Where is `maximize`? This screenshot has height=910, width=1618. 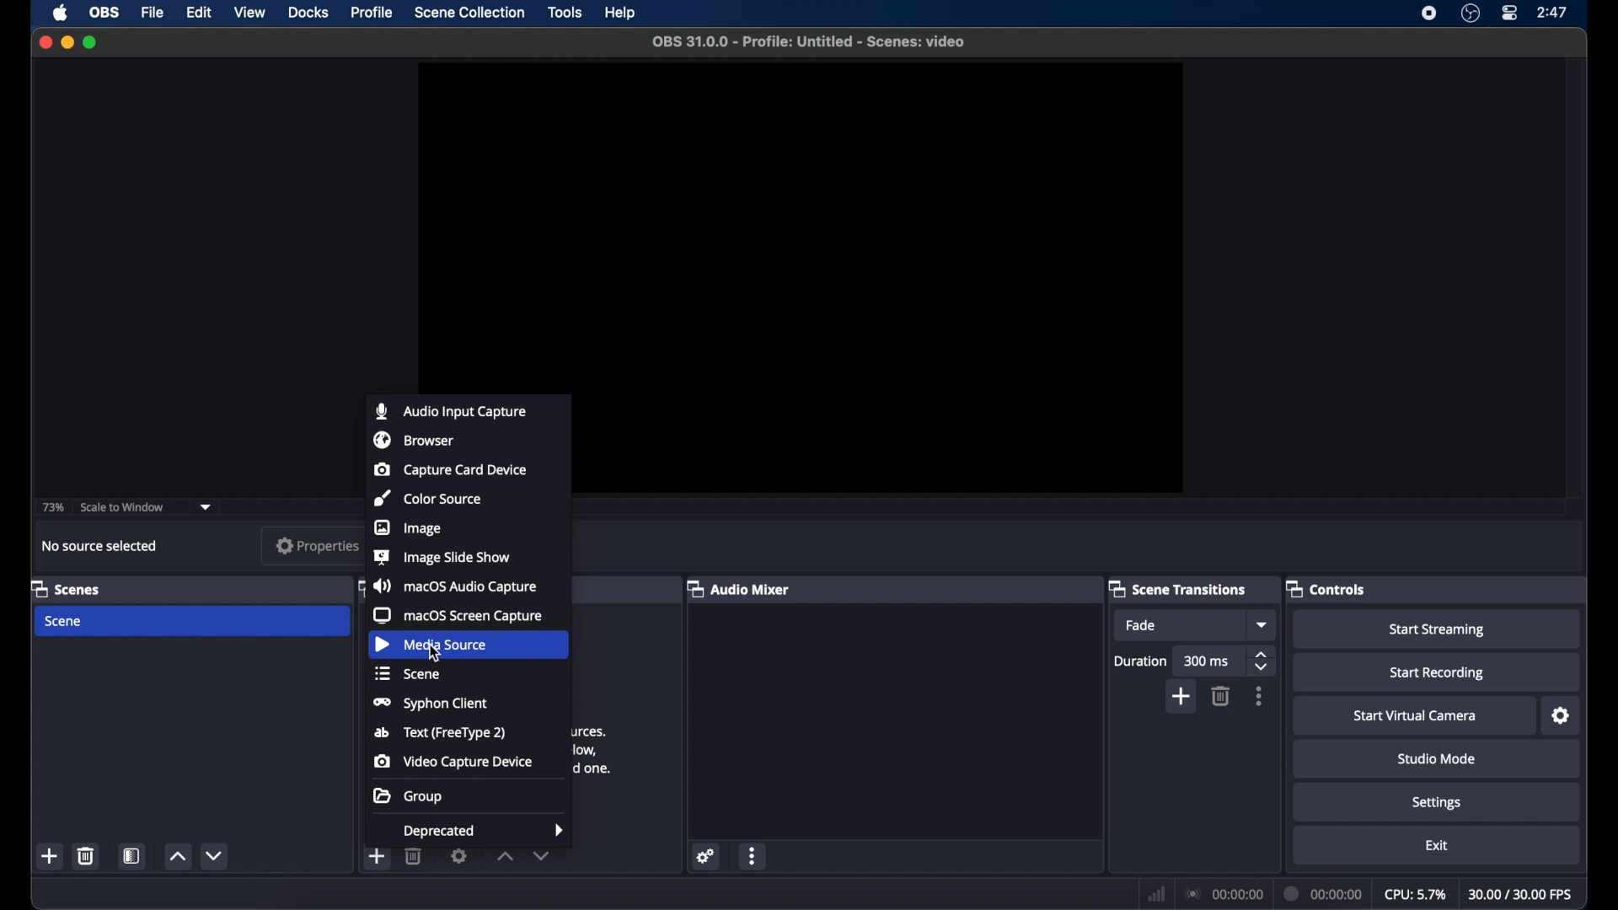
maximize is located at coordinates (91, 43).